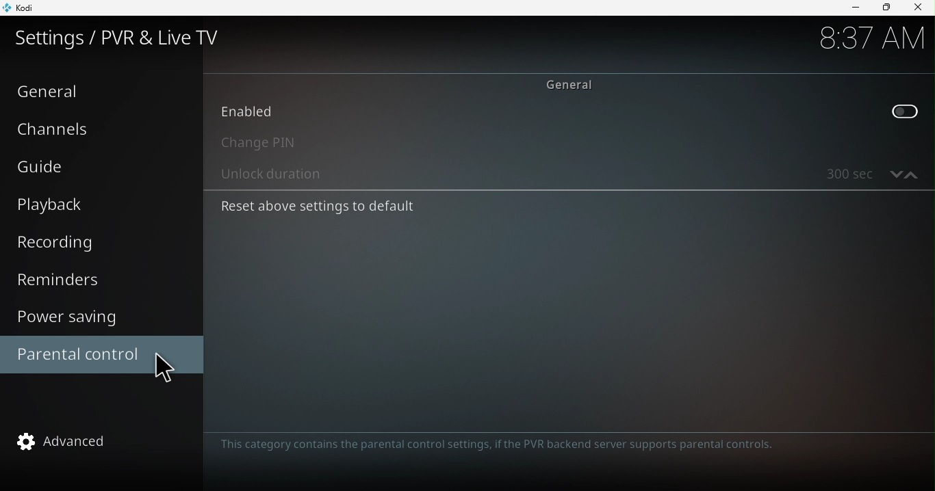  What do you see at coordinates (168, 369) in the screenshot?
I see `cursor` at bounding box center [168, 369].